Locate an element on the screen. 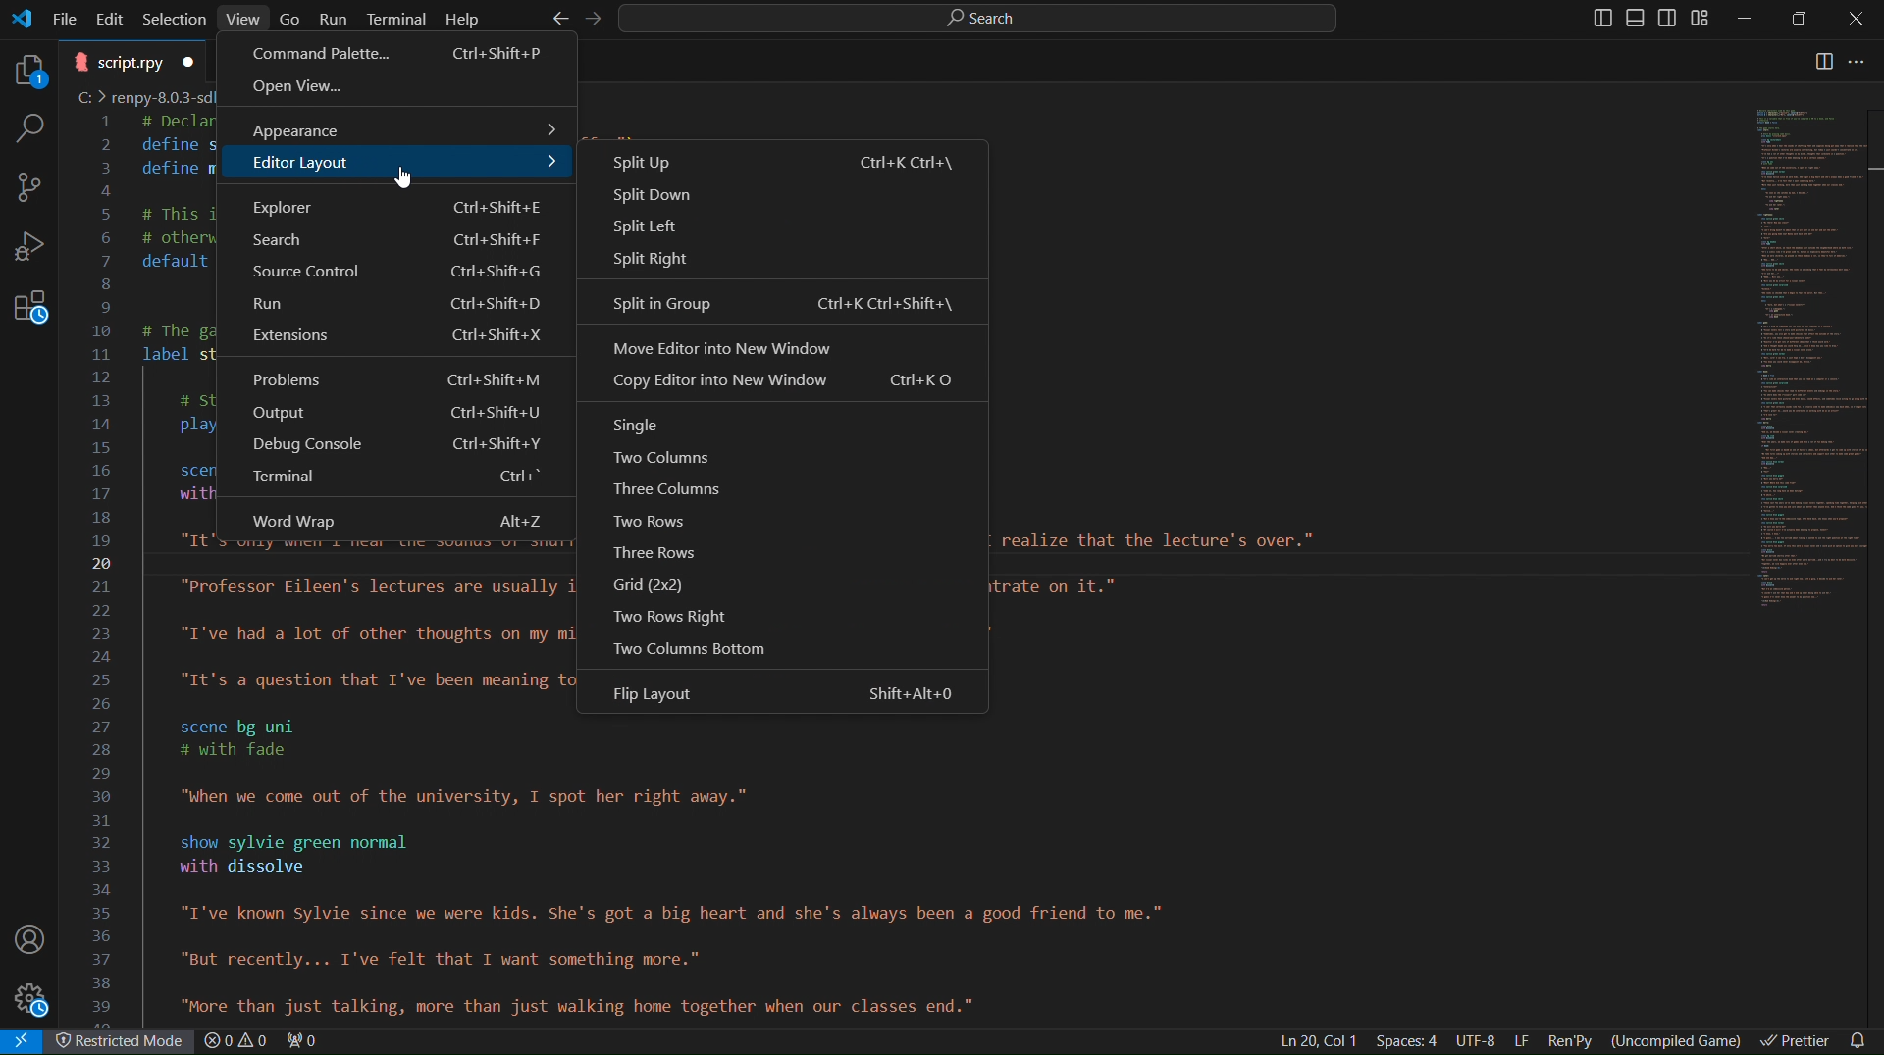 The height and width of the screenshot is (1055, 1884). Word Wrap   alt+Z is located at coordinates (393, 517).